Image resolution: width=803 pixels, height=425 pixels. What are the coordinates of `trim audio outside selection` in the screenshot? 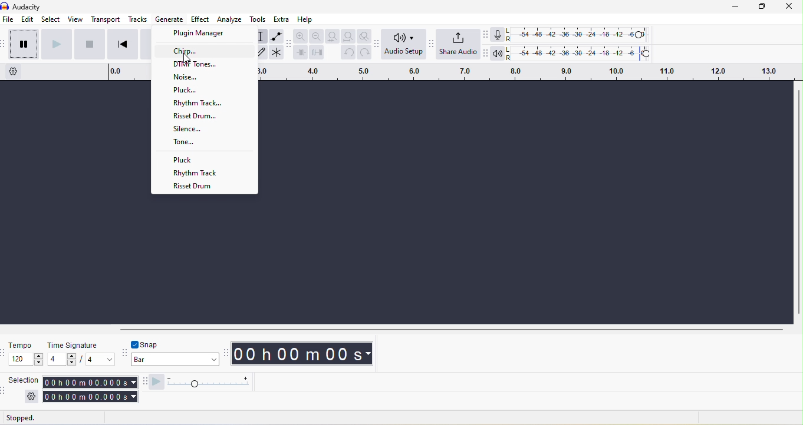 It's located at (301, 52).